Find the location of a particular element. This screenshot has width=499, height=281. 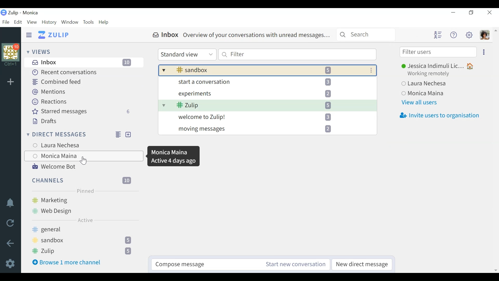

Drafts is located at coordinates (45, 122).